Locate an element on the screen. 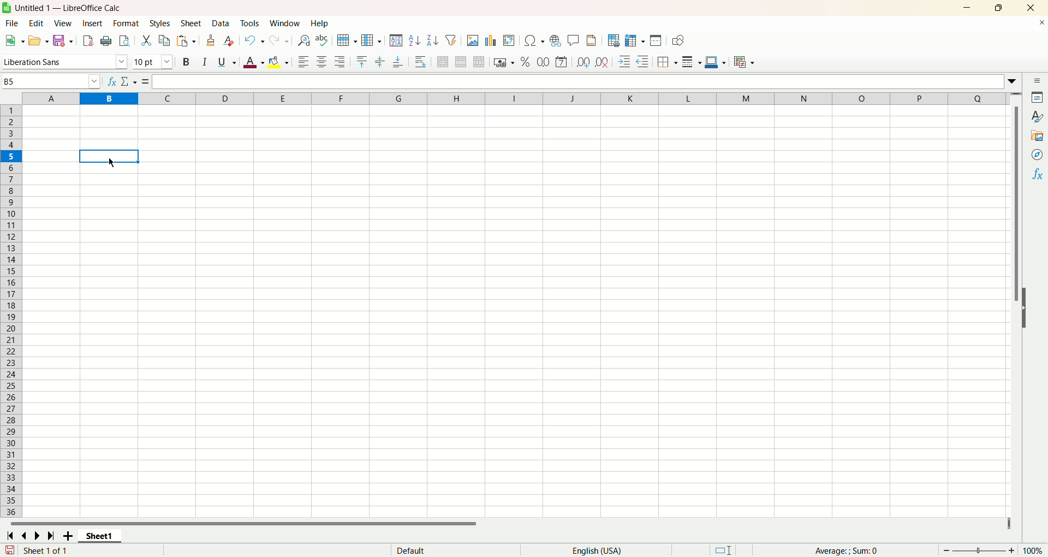 This screenshot has height=557, width=1048. remove decimal place is located at coordinates (602, 62).